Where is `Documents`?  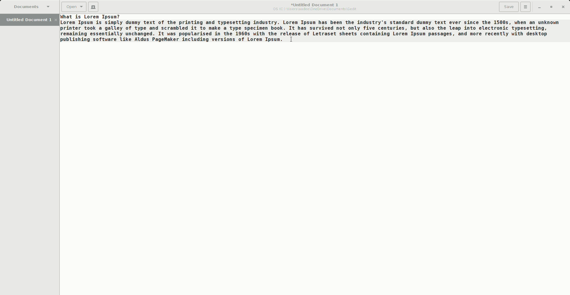
Documents is located at coordinates (31, 7).